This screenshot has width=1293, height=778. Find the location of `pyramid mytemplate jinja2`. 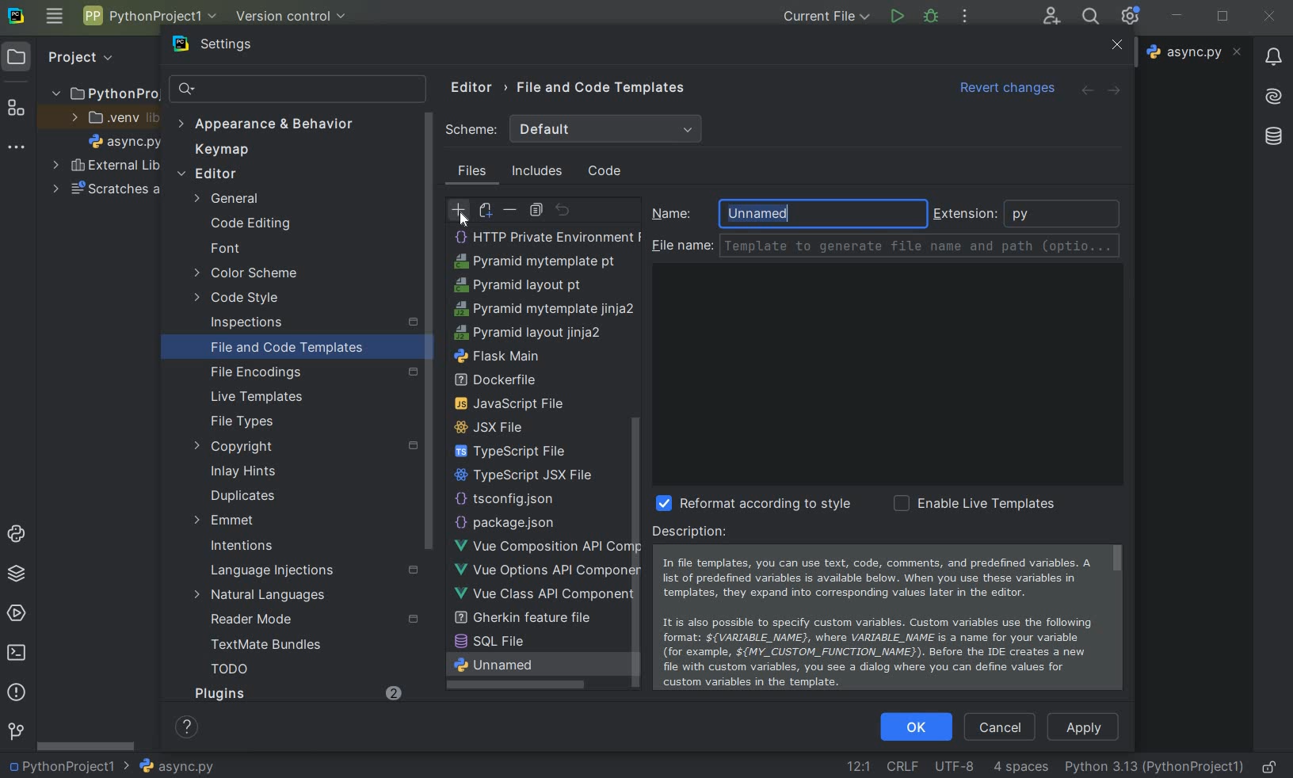

pyramid mytemplate jinja2 is located at coordinates (544, 639).